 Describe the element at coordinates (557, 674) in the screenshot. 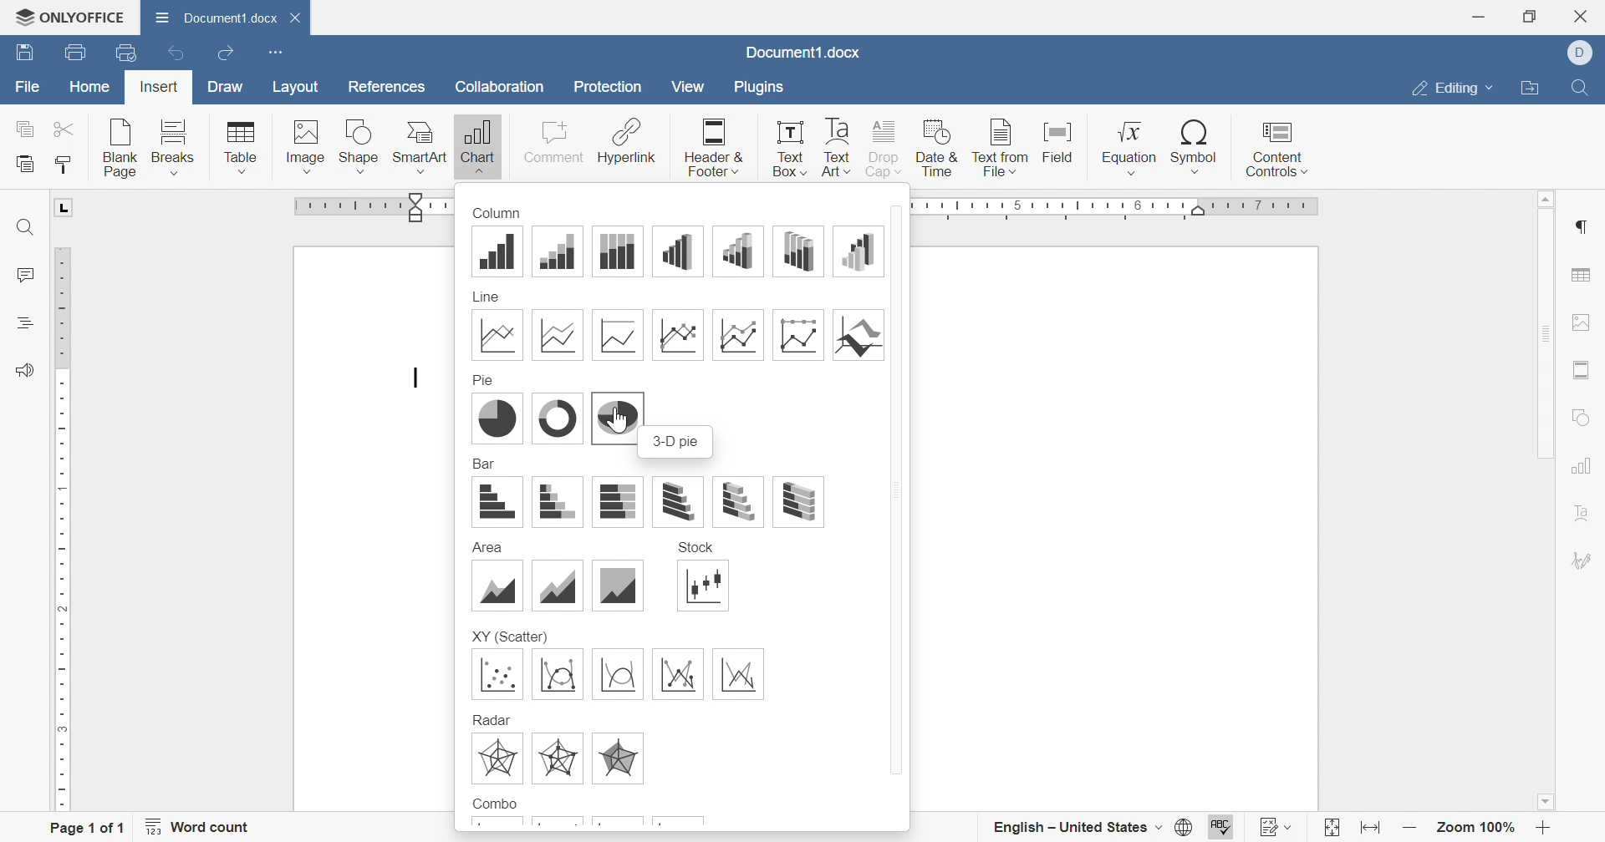

I see `Scatter with smooth lines and markers` at that location.